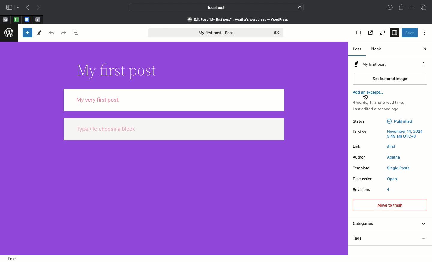 Image resolution: width=432 pixels, height=262 pixels. What do you see at coordinates (375, 180) in the screenshot?
I see `Discussion` at bounding box center [375, 180].